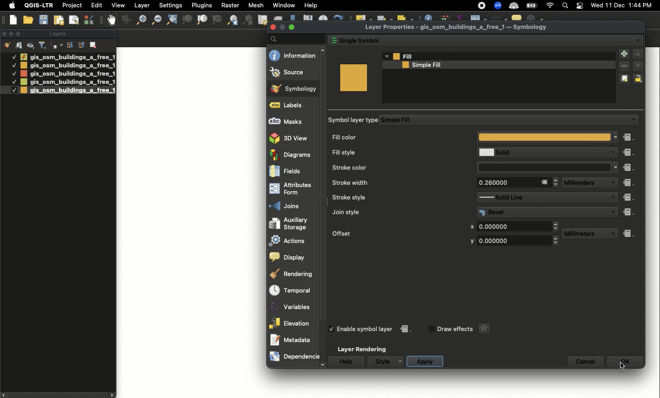  What do you see at coordinates (397, 212) in the screenshot?
I see `Join style` at bounding box center [397, 212].